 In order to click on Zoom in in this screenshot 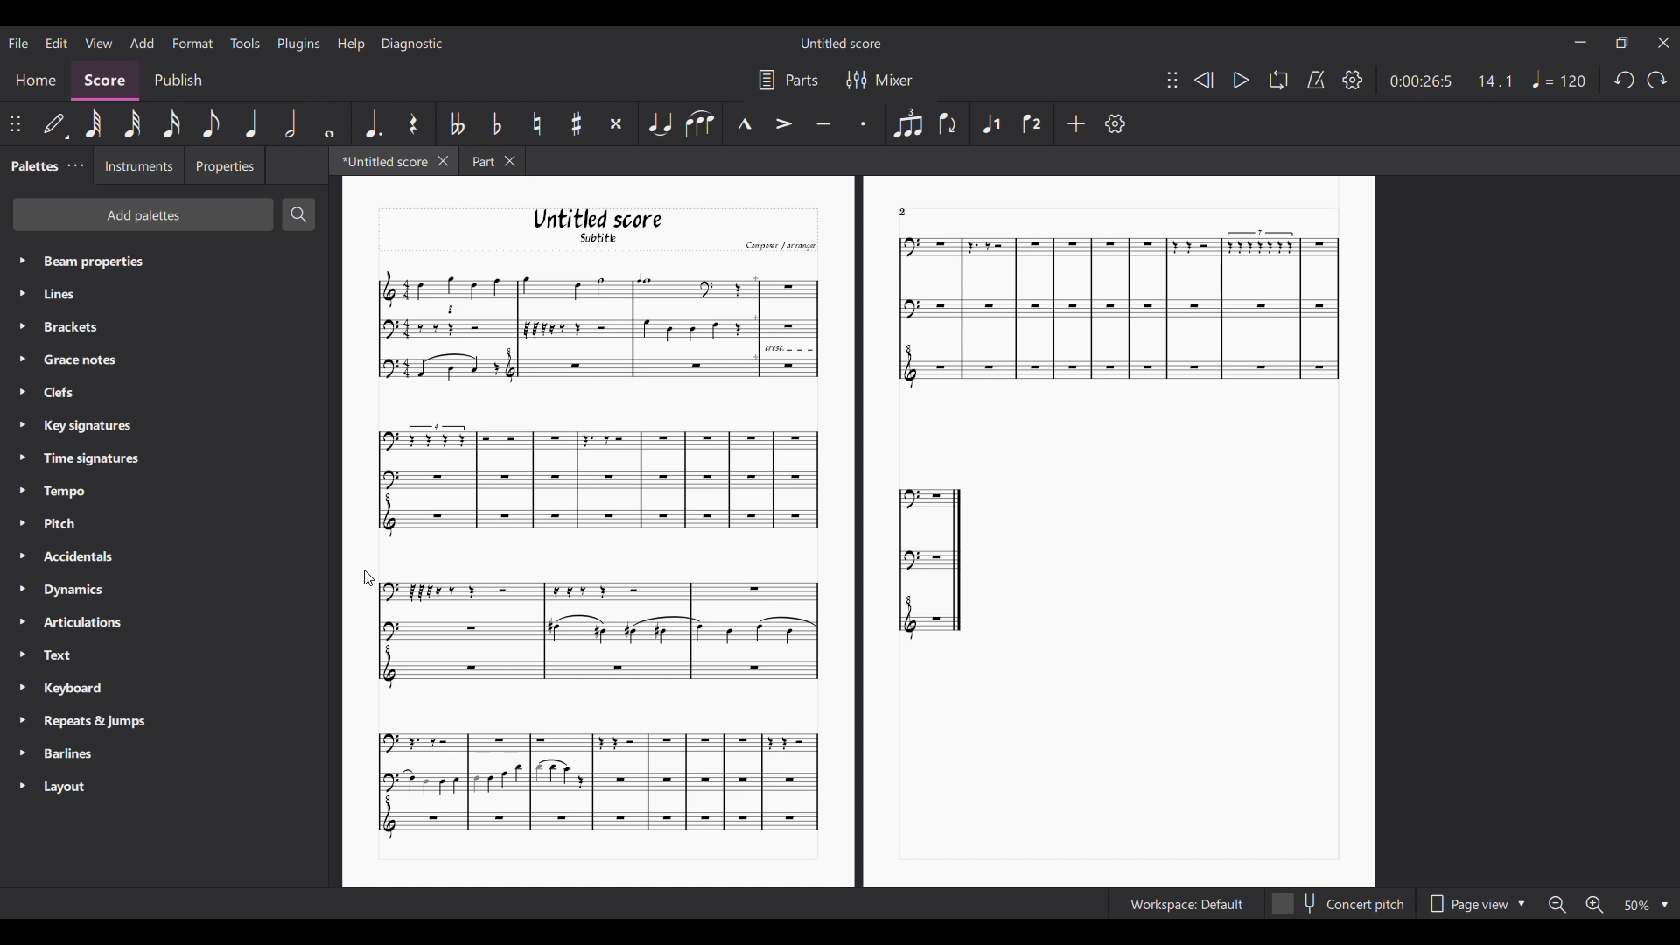, I will do `click(1596, 906)`.